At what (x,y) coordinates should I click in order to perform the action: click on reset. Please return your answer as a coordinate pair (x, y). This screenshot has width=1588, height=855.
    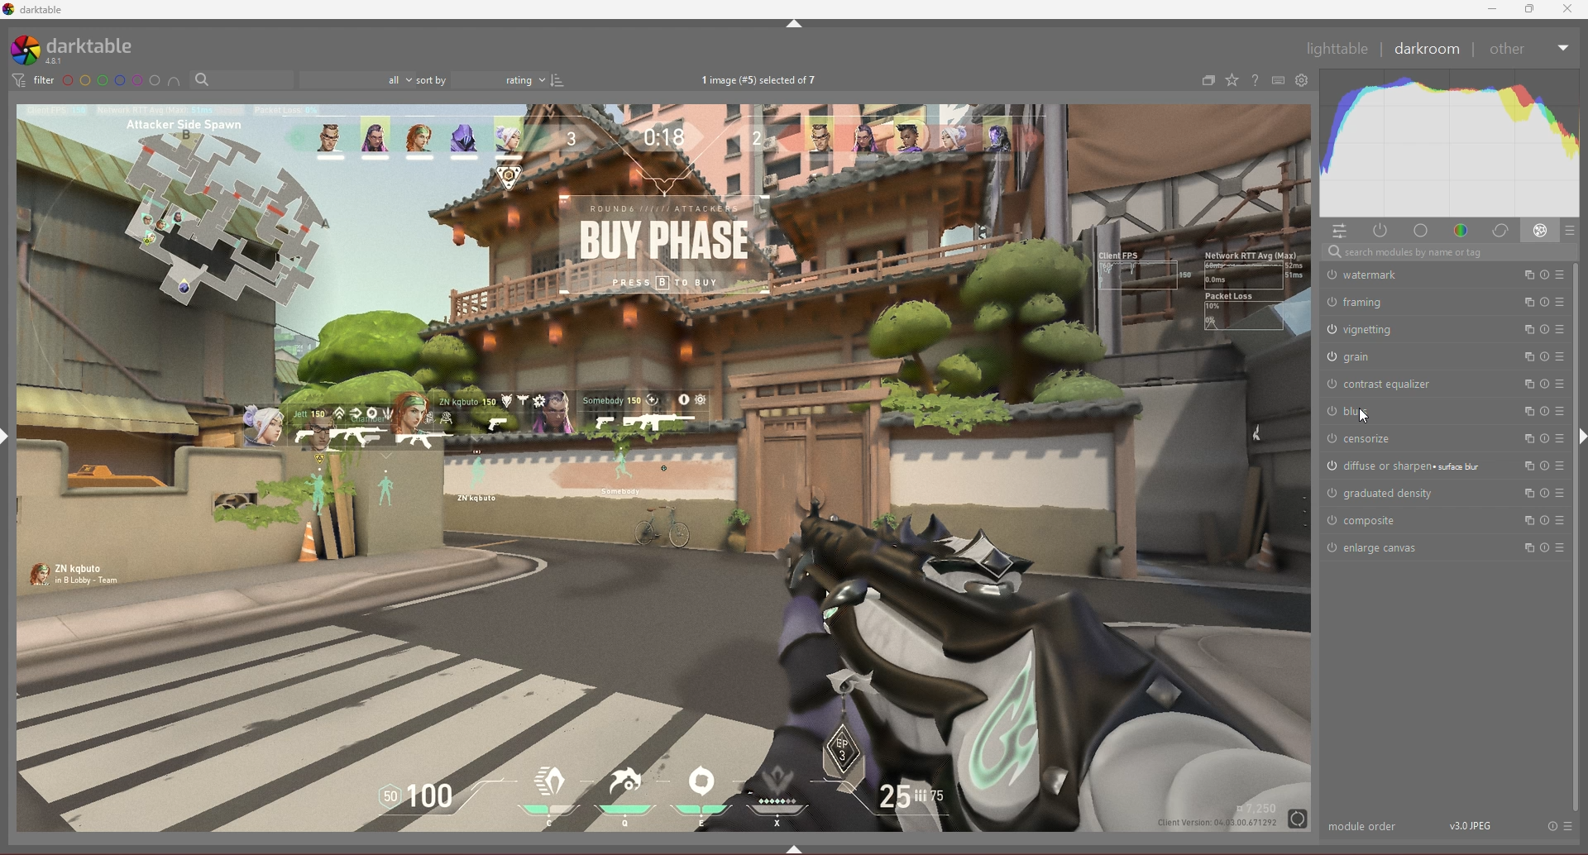
    Looking at the image, I should click on (1543, 303).